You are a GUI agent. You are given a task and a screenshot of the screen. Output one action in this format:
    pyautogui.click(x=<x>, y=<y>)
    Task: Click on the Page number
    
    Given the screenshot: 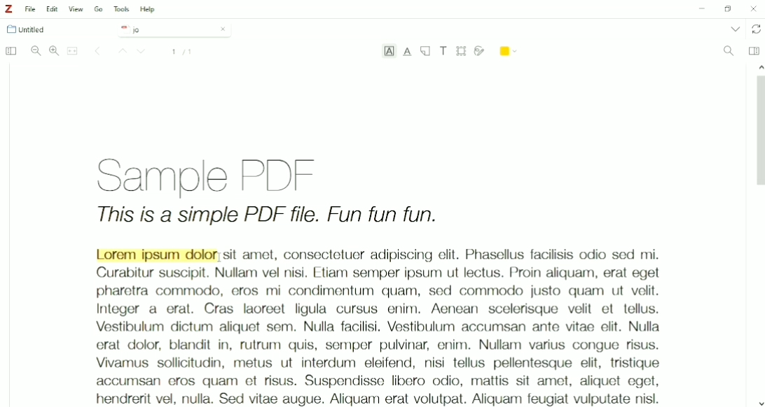 What is the action you would take?
    pyautogui.click(x=182, y=52)
    